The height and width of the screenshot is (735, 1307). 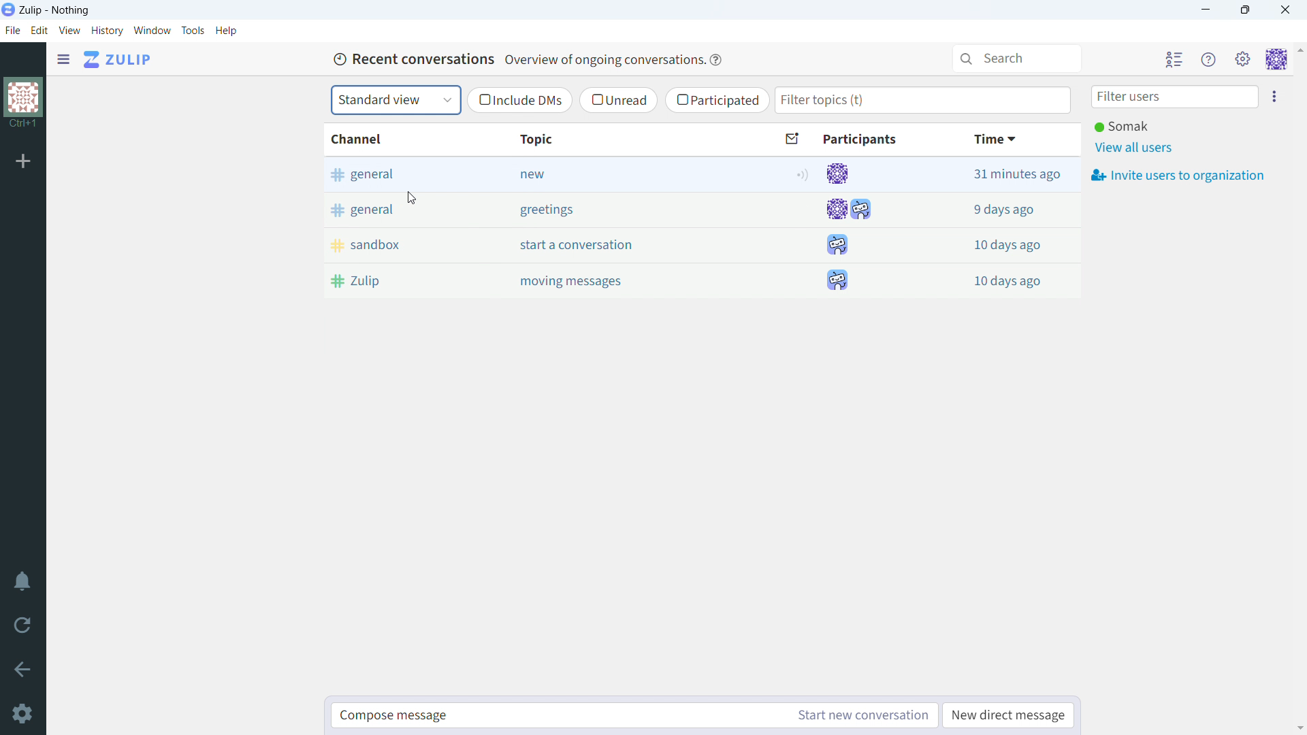 What do you see at coordinates (861, 715) in the screenshot?
I see `start new conversation` at bounding box center [861, 715].